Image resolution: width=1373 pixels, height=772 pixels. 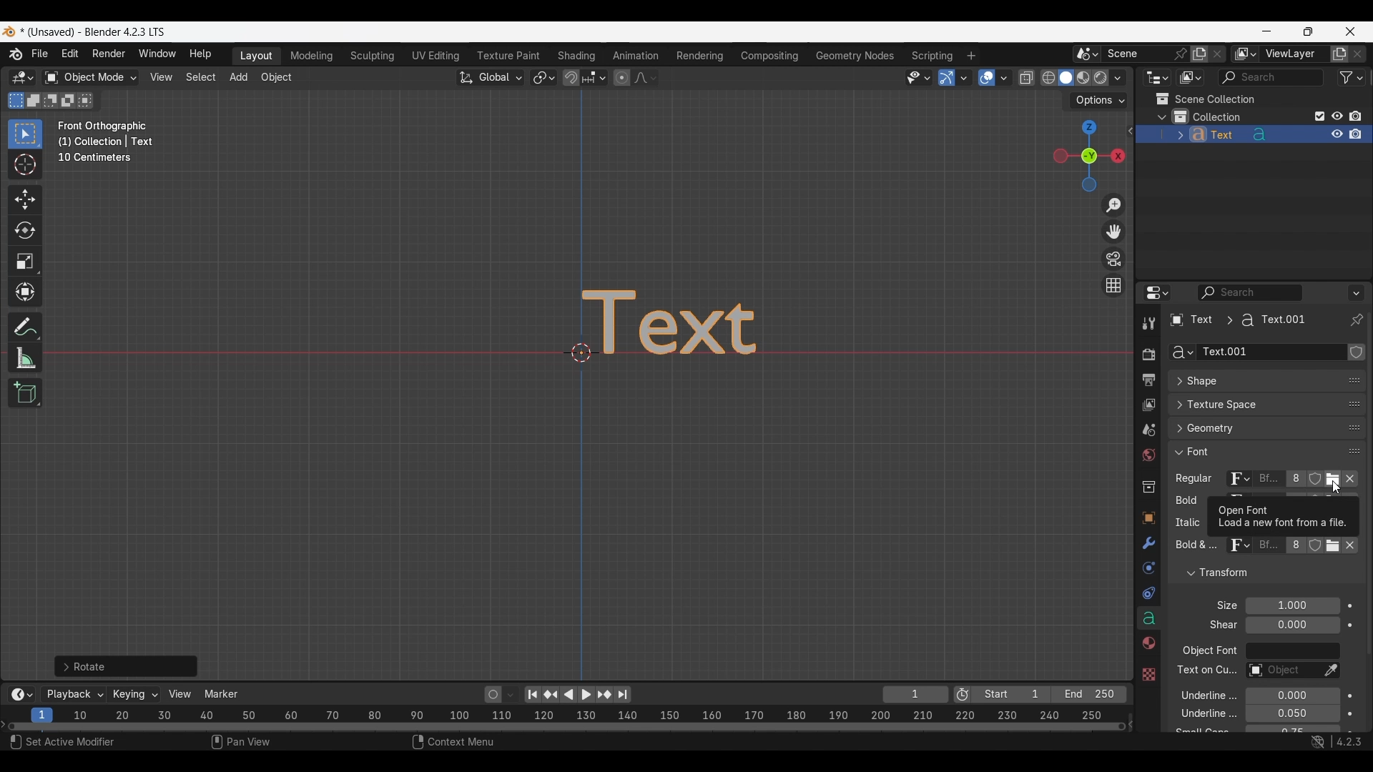 I want to click on Underline position, so click(x=1294, y=697).